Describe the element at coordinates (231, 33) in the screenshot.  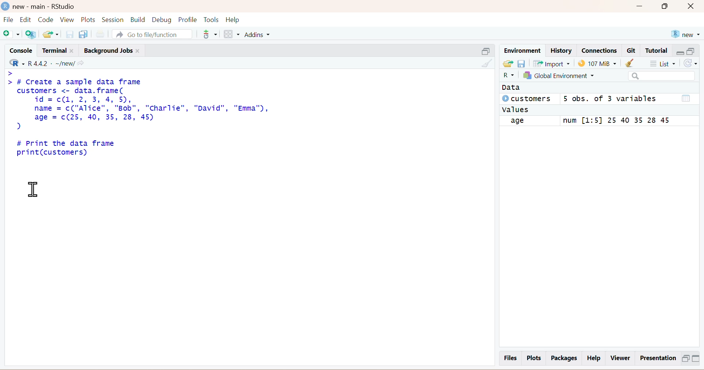
I see `workspaces pane` at that location.